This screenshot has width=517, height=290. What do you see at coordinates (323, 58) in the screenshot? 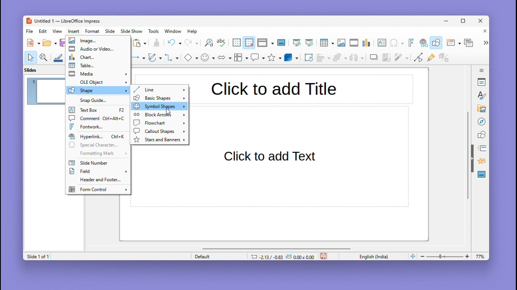
I see `Align` at bounding box center [323, 58].